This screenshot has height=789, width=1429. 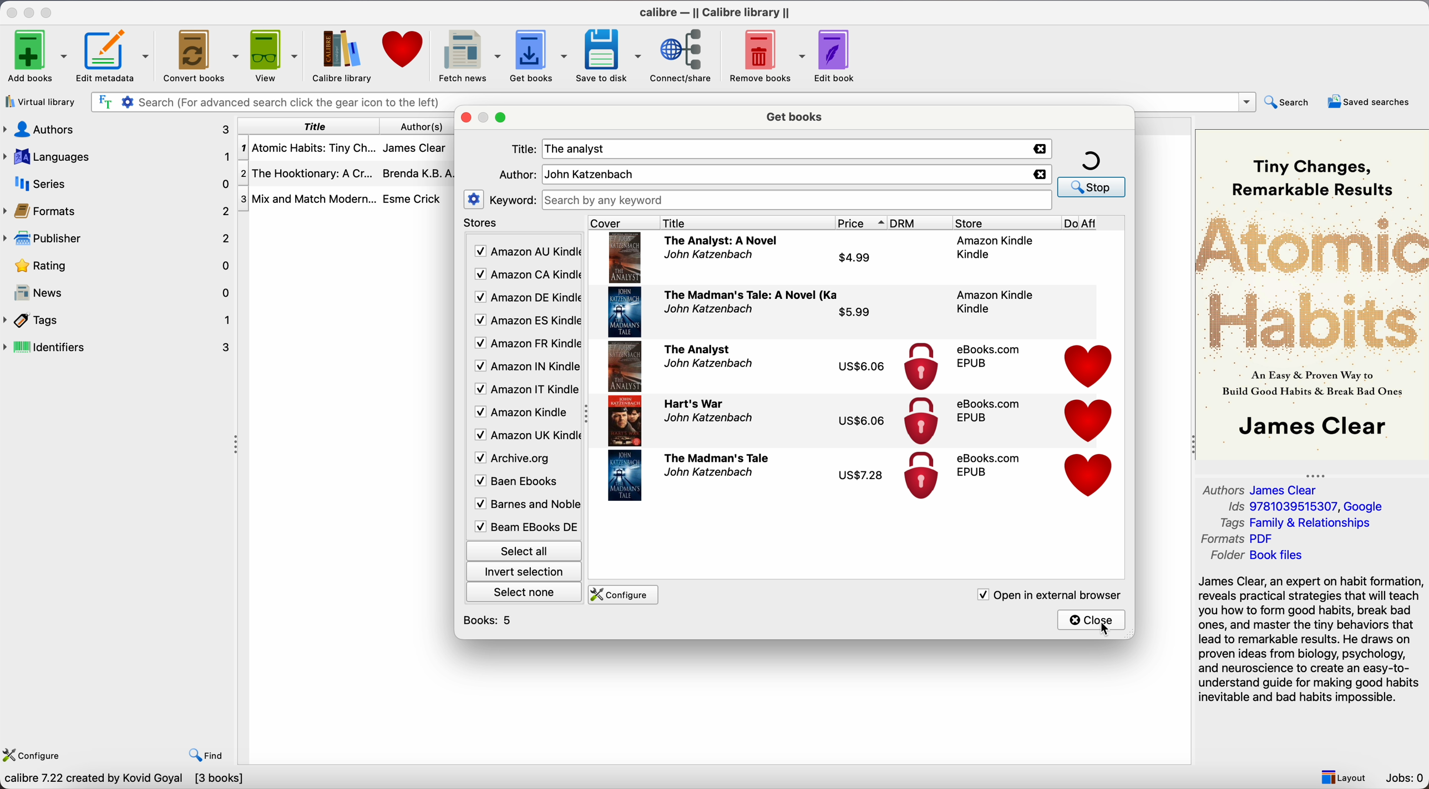 I want to click on Book cover page, so click(x=625, y=366).